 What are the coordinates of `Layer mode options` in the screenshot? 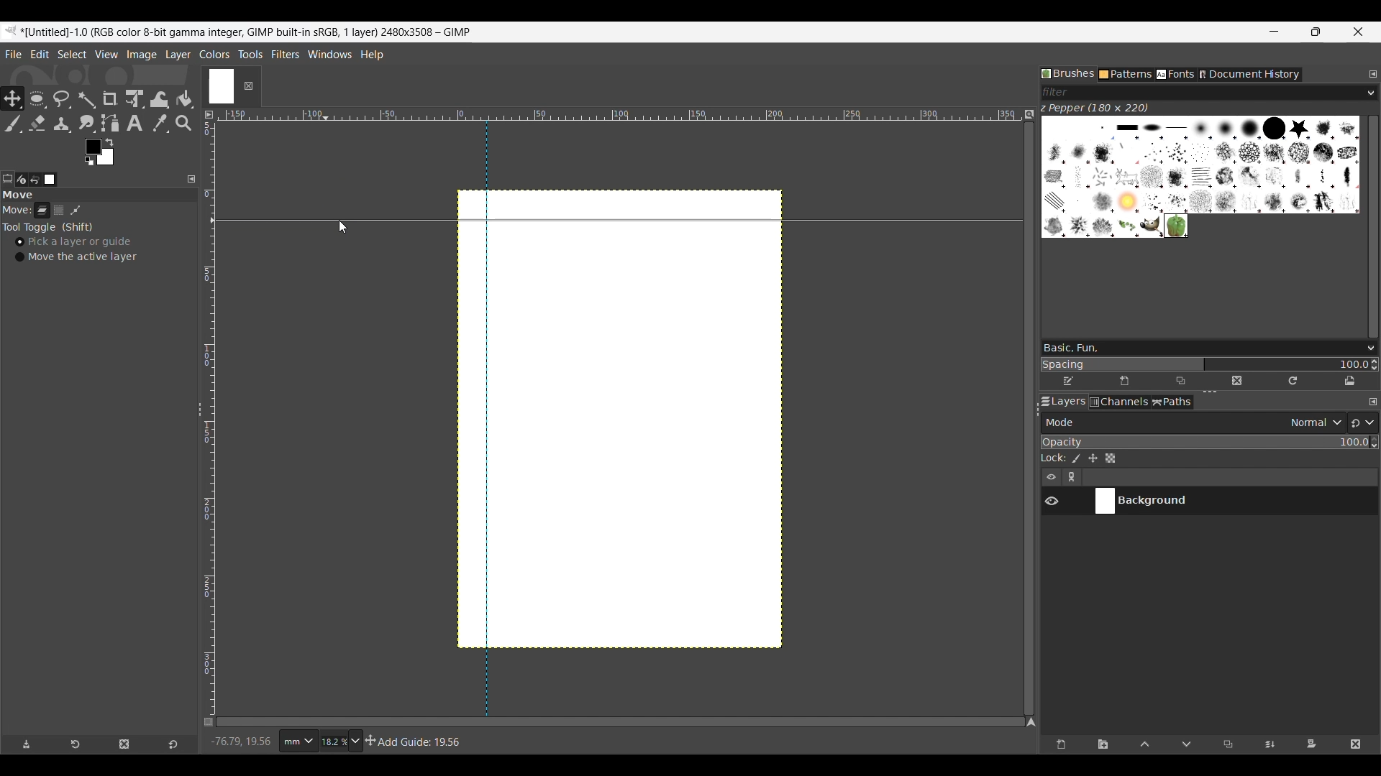 It's located at (1193, 422).